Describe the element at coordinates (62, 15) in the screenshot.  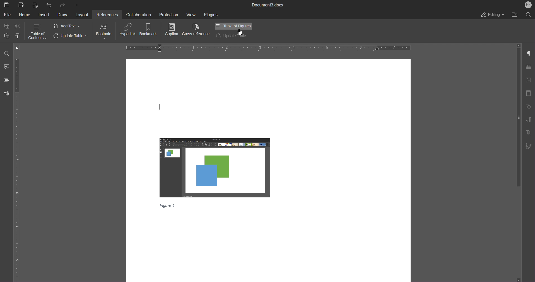
I see `Draw` at that location.